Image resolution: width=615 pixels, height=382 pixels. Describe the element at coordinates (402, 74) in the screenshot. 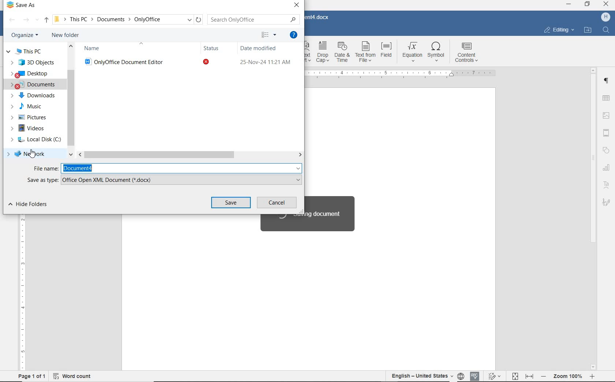

I see `ruler` at that location.